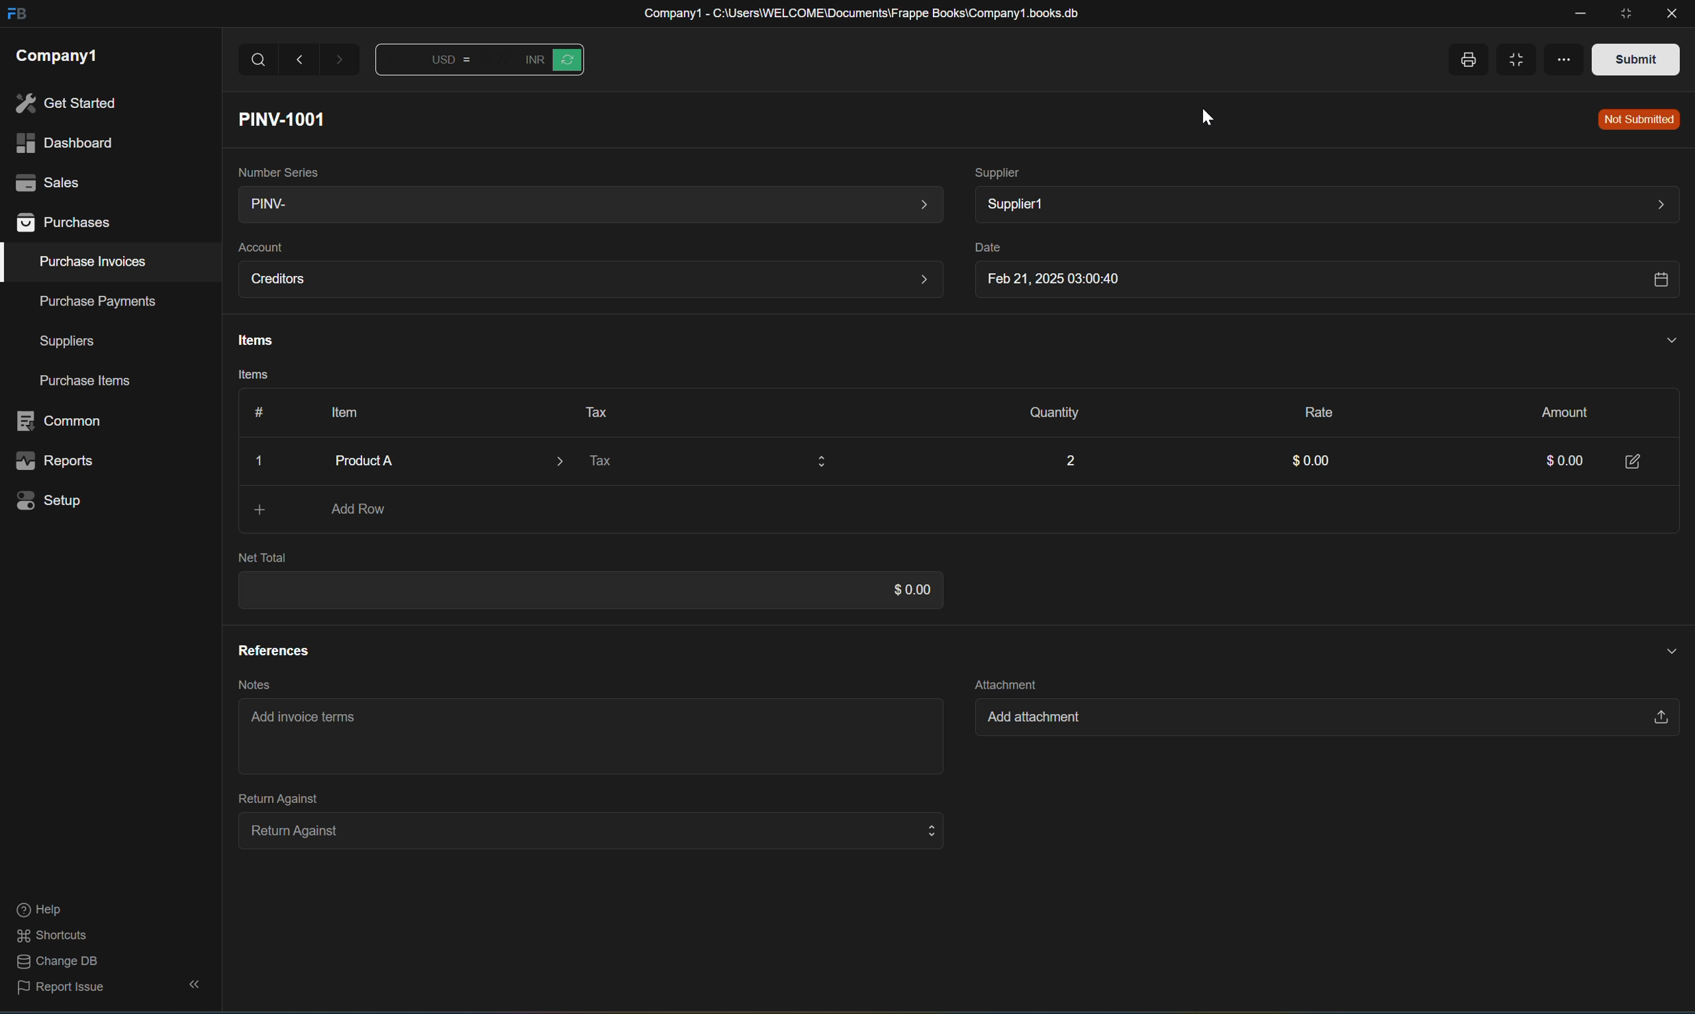 The width and height of the screenshot is (1695, 1014). Describe the element at coordinates (1639, 120) in the screenshot. I see `Not Submitted` at that location.